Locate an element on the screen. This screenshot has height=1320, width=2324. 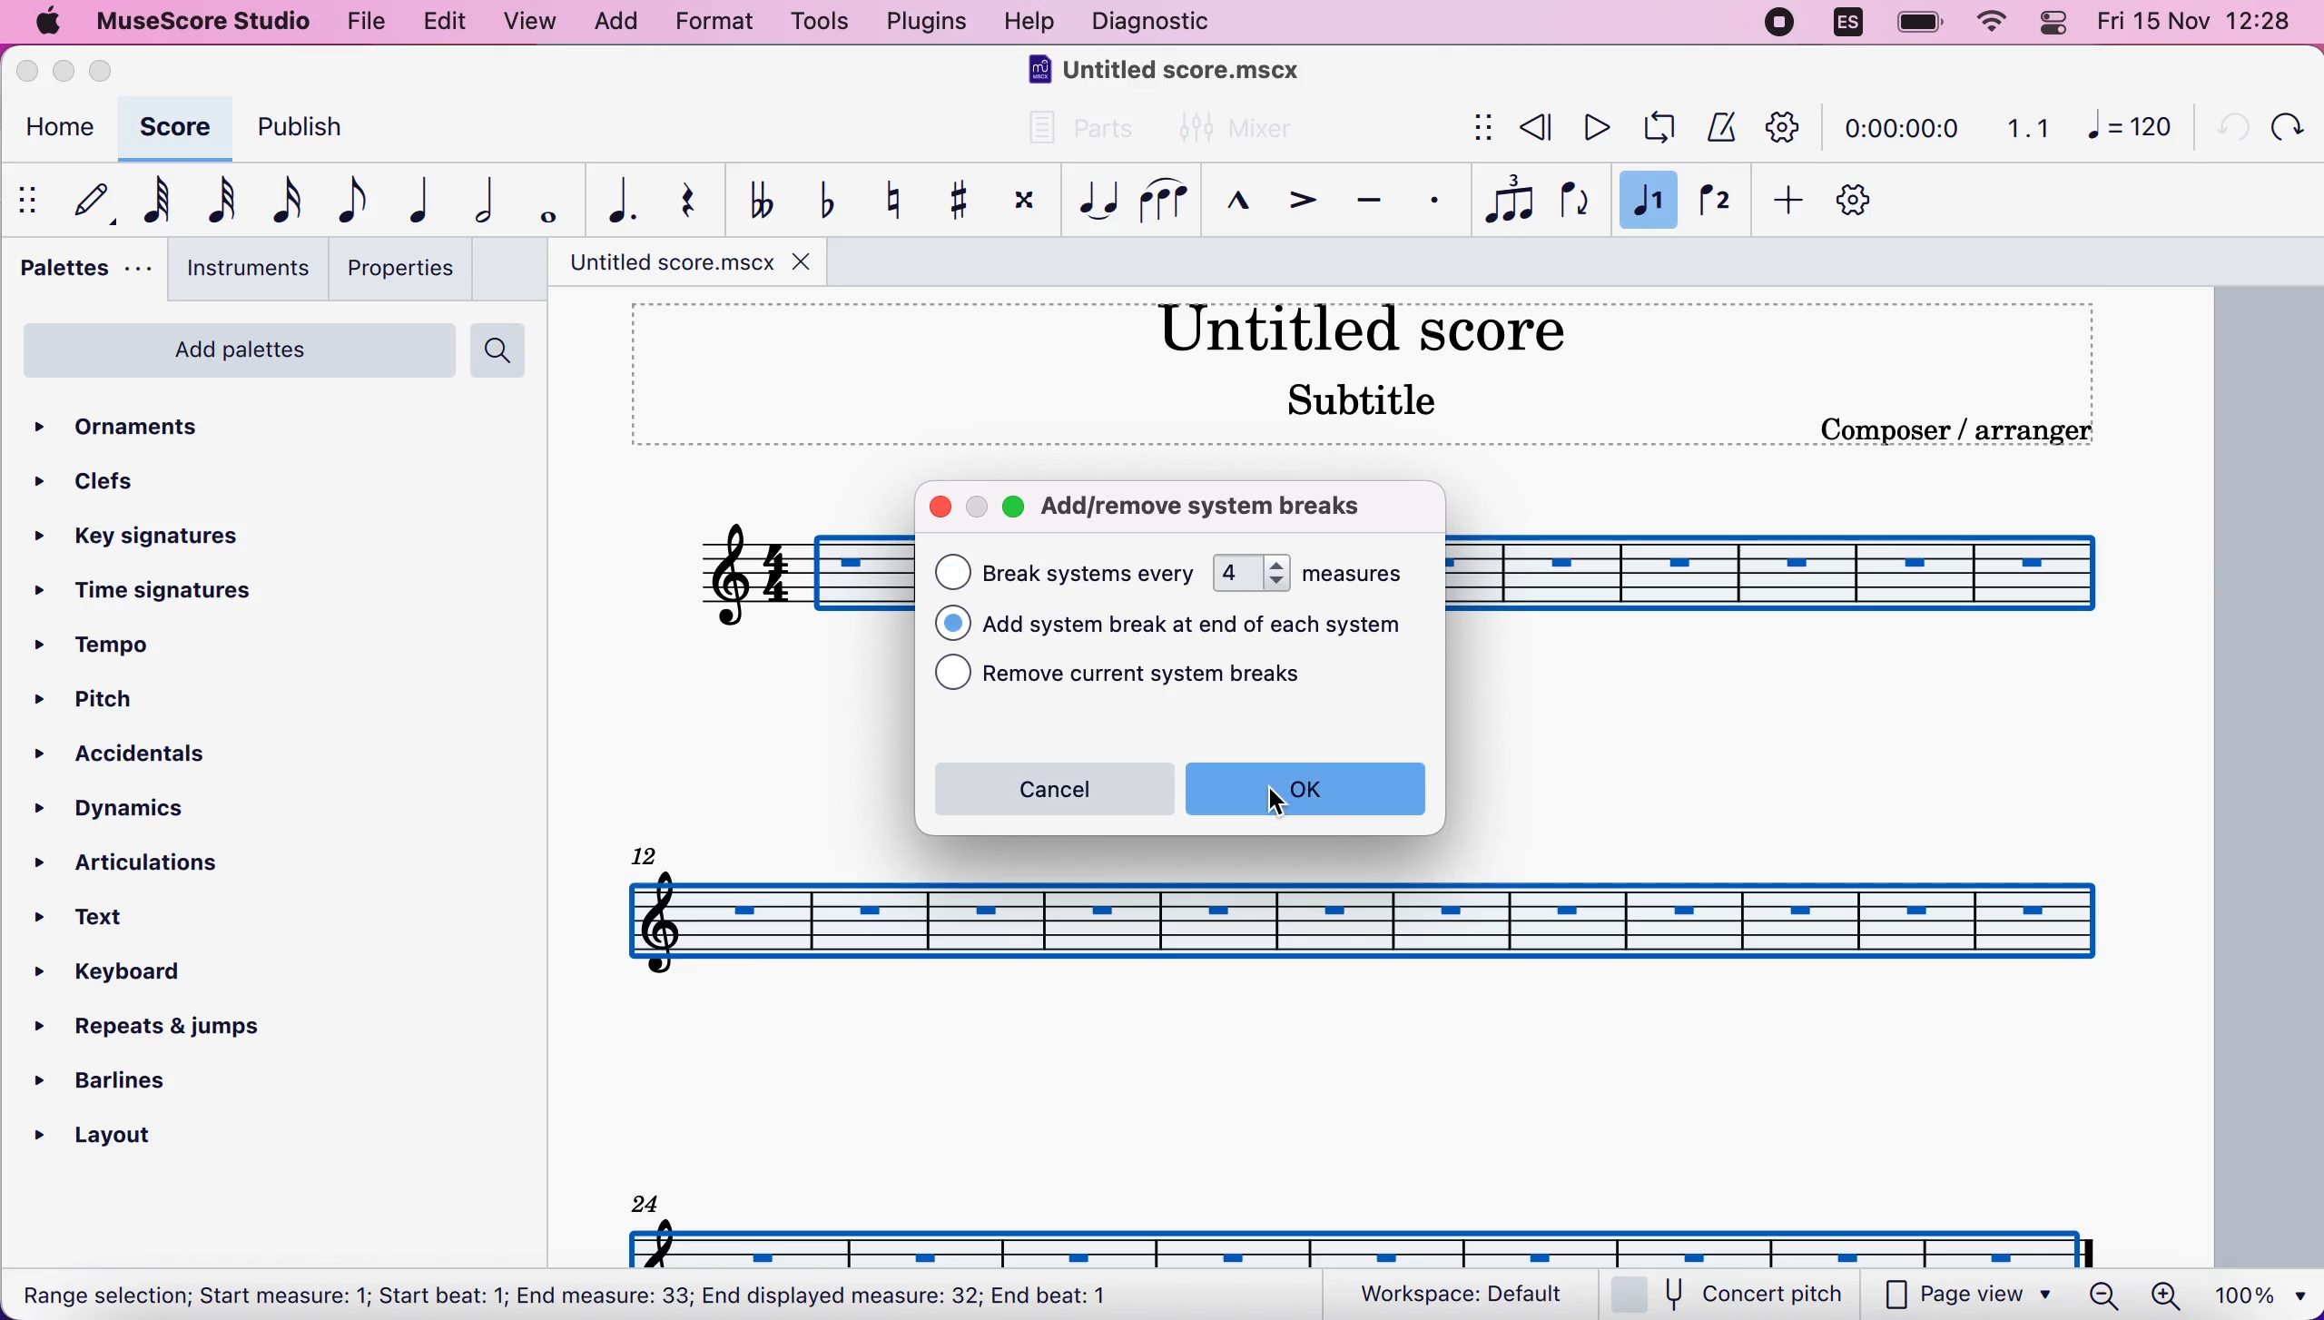
checkbox is located at coordinates (953, 673).